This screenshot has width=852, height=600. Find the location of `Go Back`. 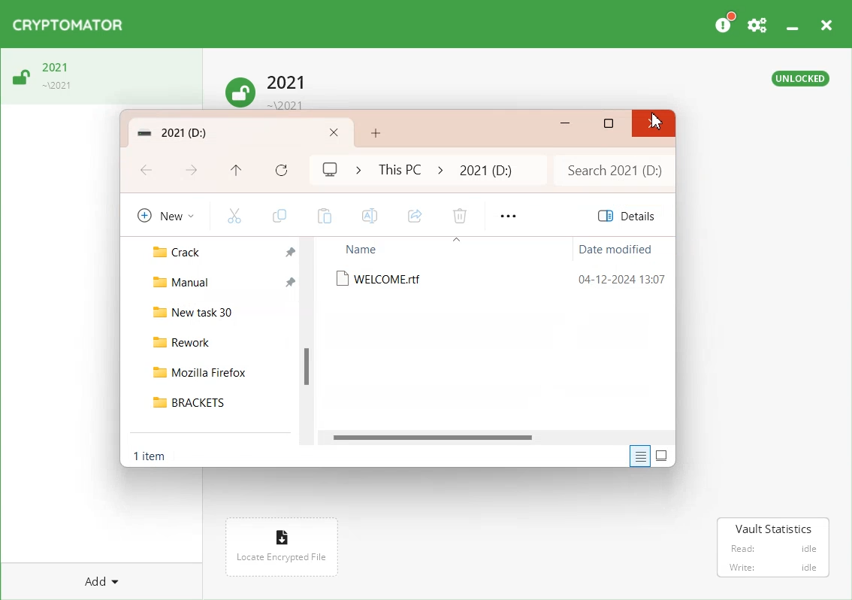

Go Back is located at coordinates (147, 171).